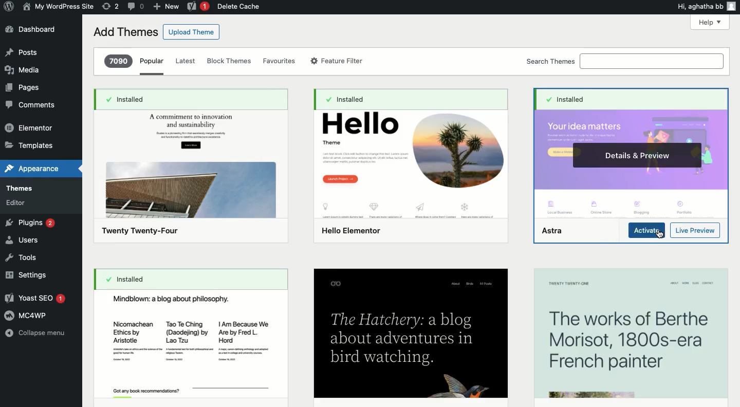  I want to click on Media, so click(25, 68).